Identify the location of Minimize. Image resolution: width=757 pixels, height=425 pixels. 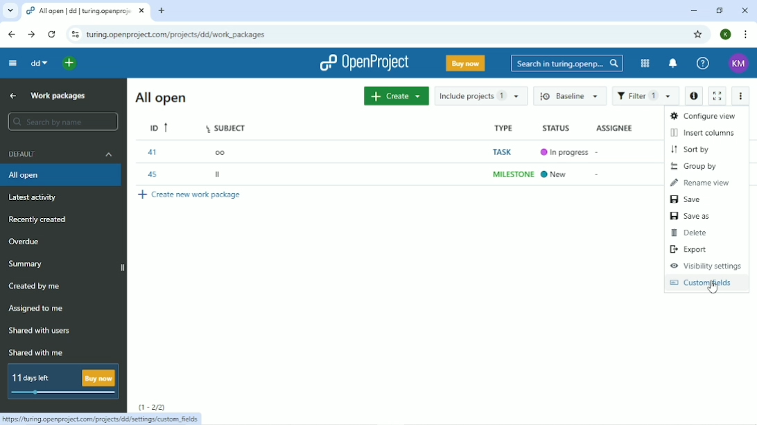
(694, 11).